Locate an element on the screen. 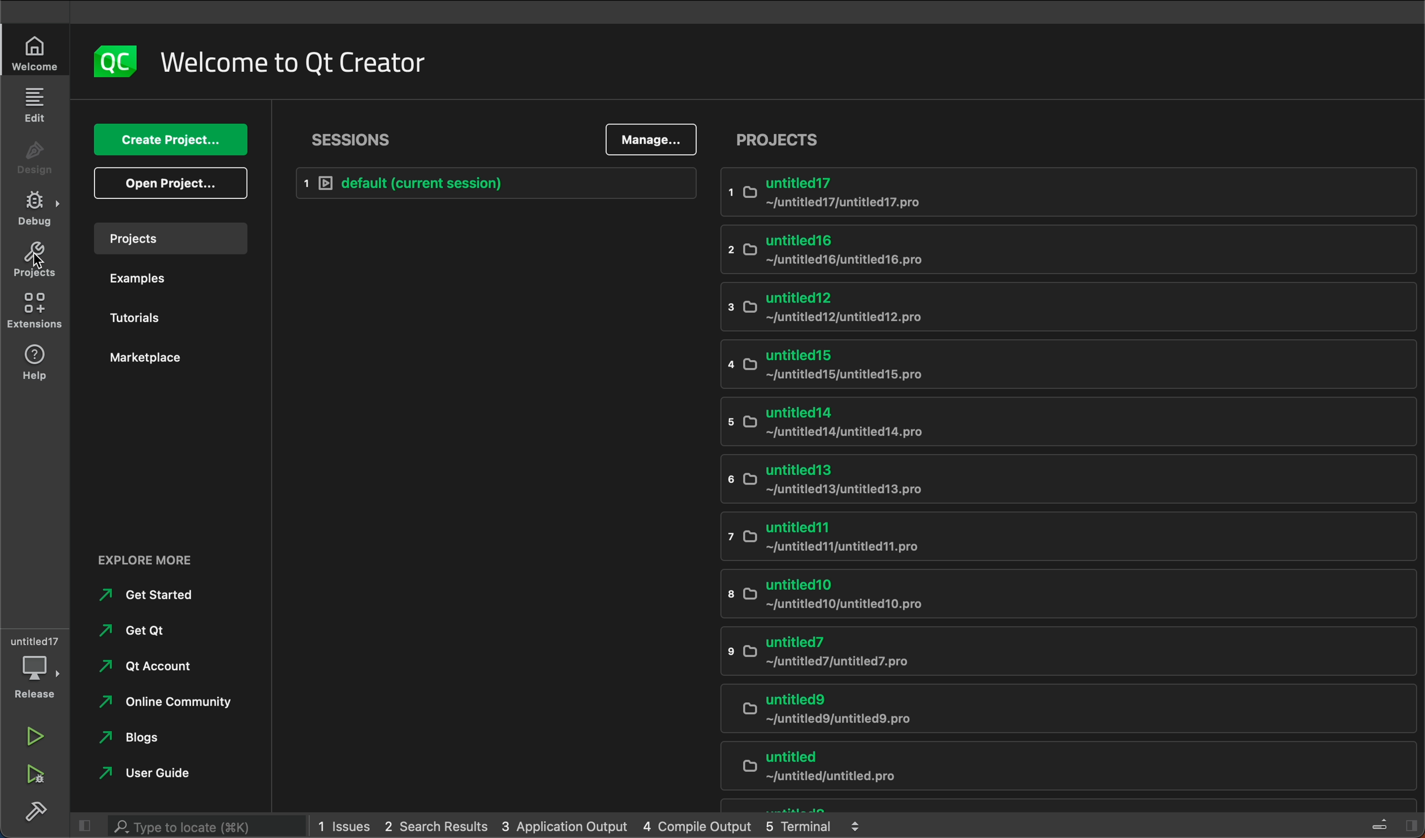 The height and width of the screenshot is (838, 1425). Tutorial  is located at coordinates (170, 317).